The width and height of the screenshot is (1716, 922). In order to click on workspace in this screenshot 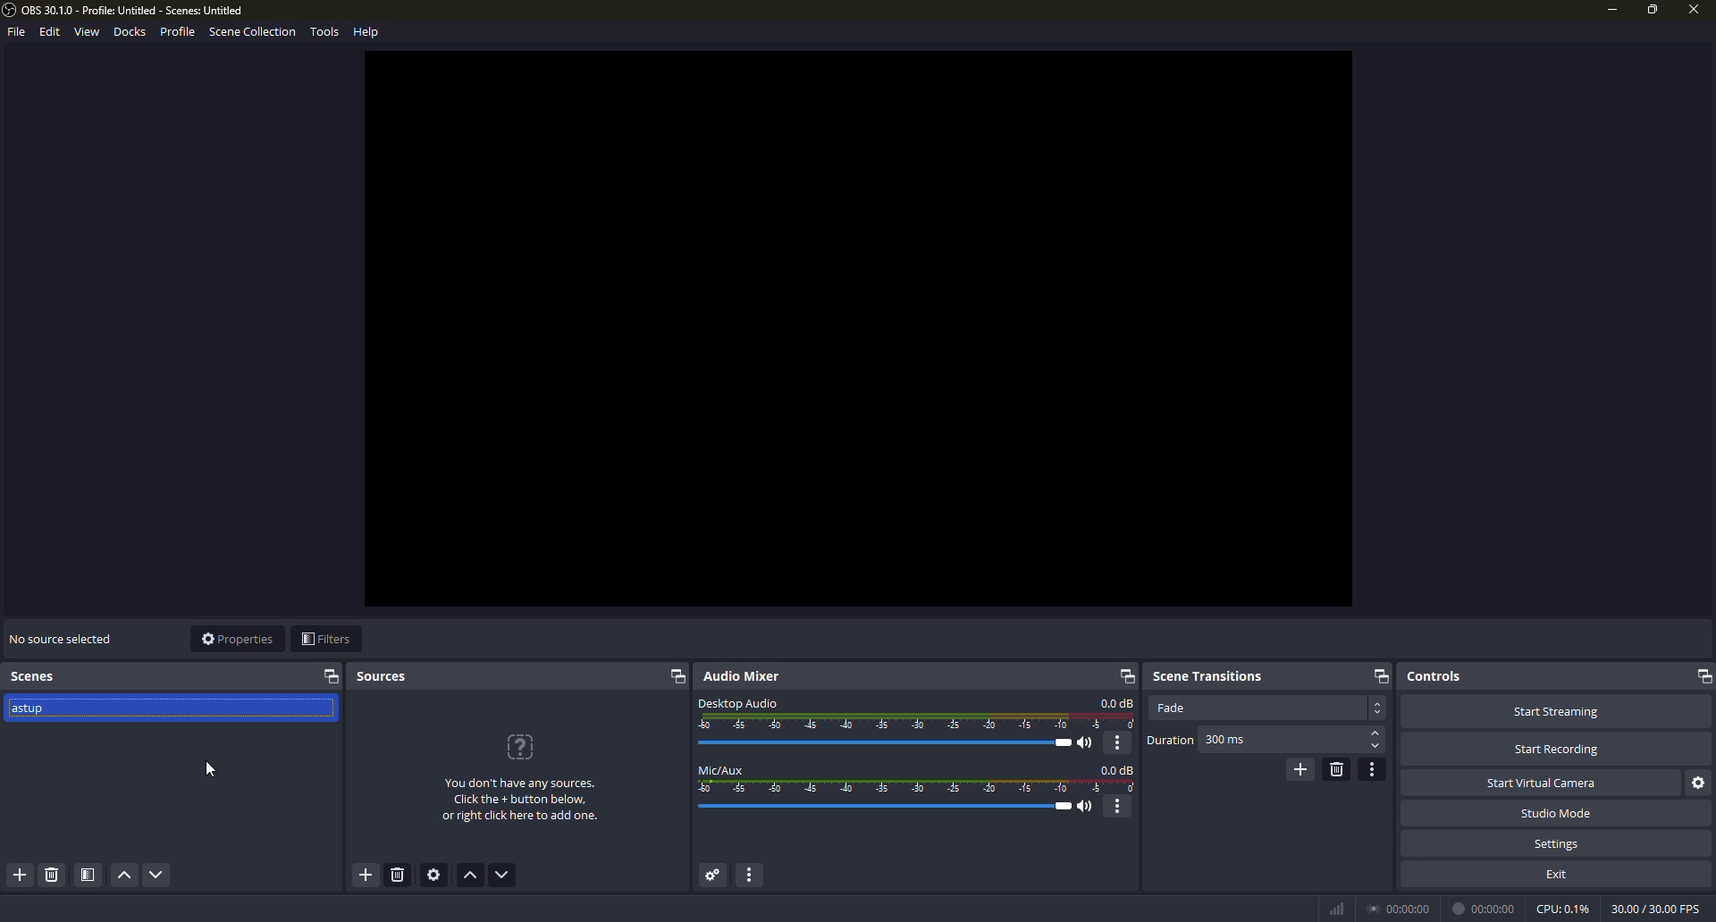, I will do `click(859, 329)`.